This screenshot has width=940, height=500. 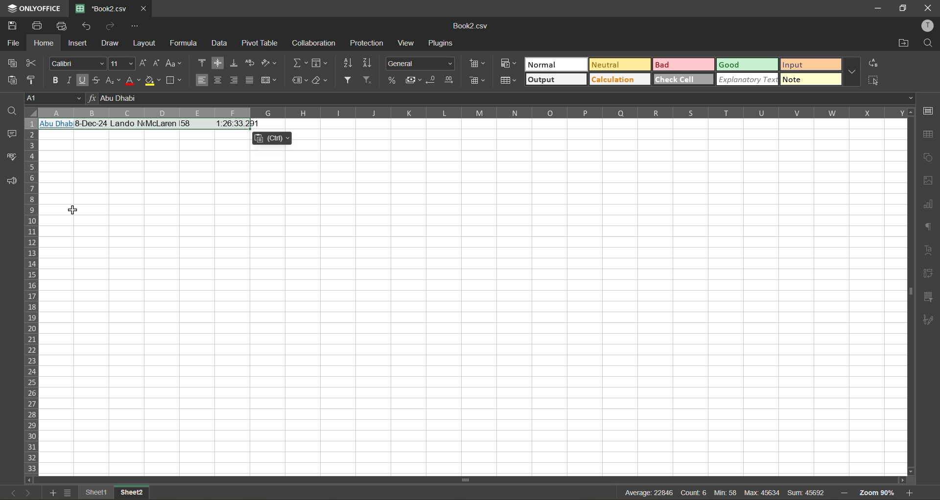 What do you see at coordinates (76, 63) in the screenshot?
I see `font style` at bounding box center [76, 63].